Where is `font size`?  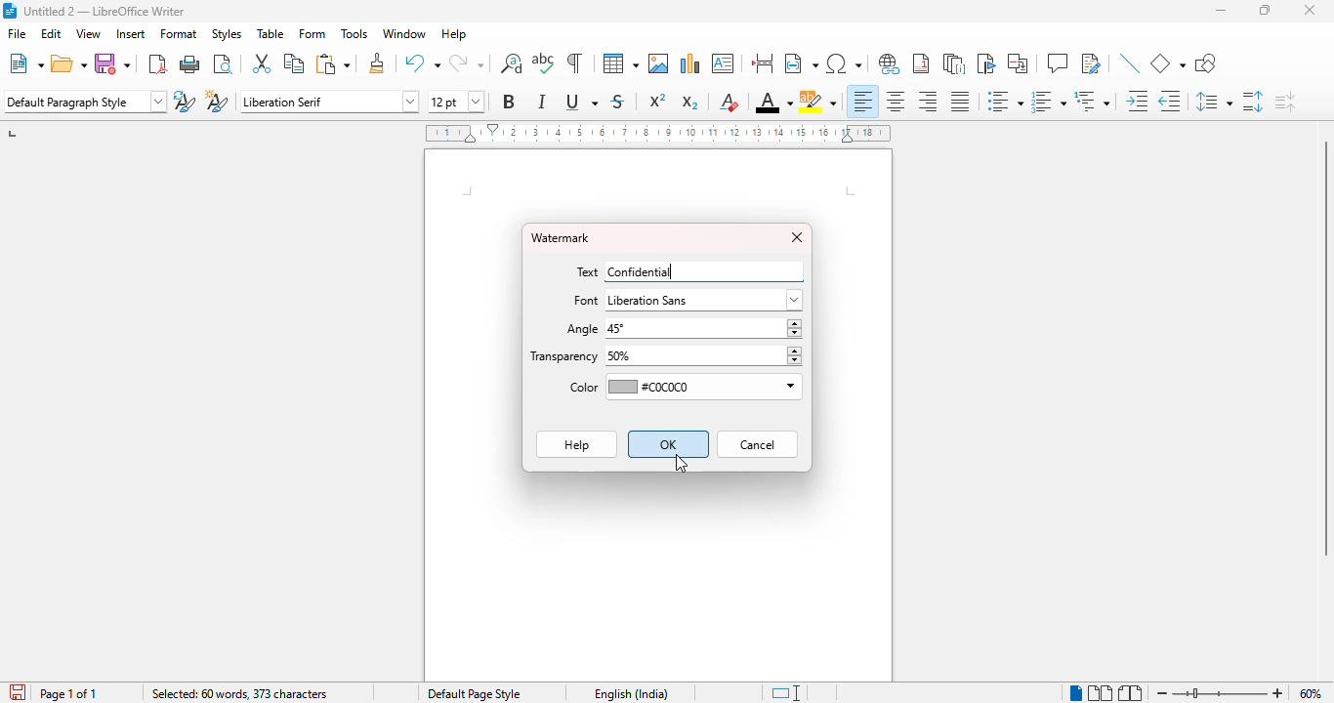 font size is located at coordinates (455, 102).